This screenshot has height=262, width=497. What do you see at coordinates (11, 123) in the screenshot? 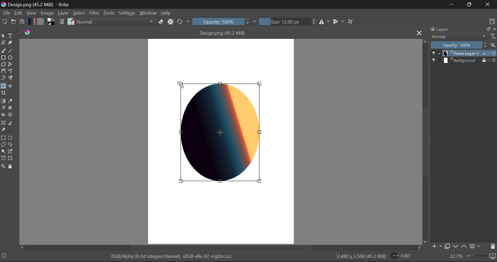
I see `Measurement` at bounding box center [11, 123].